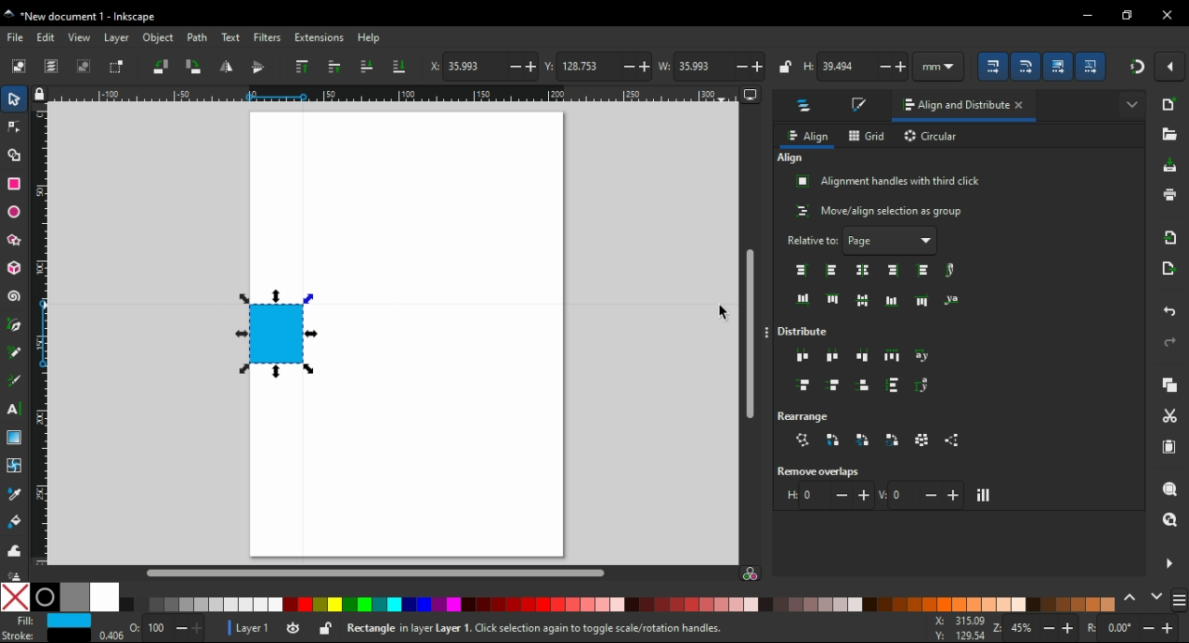  I want to click on distribute vertically with even vertical gaps, so click(897, 386).